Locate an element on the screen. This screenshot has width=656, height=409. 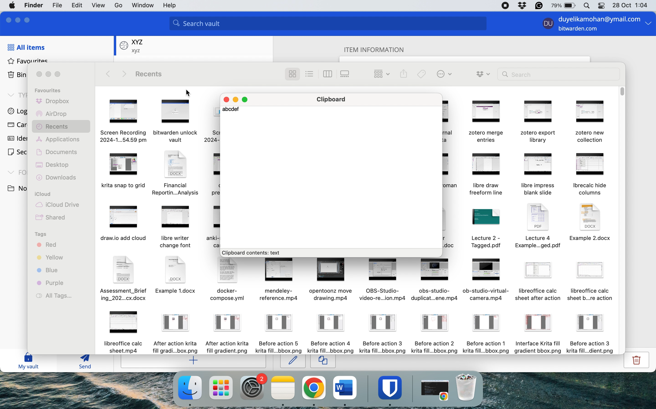
all items is located at coordinates (26, 47).